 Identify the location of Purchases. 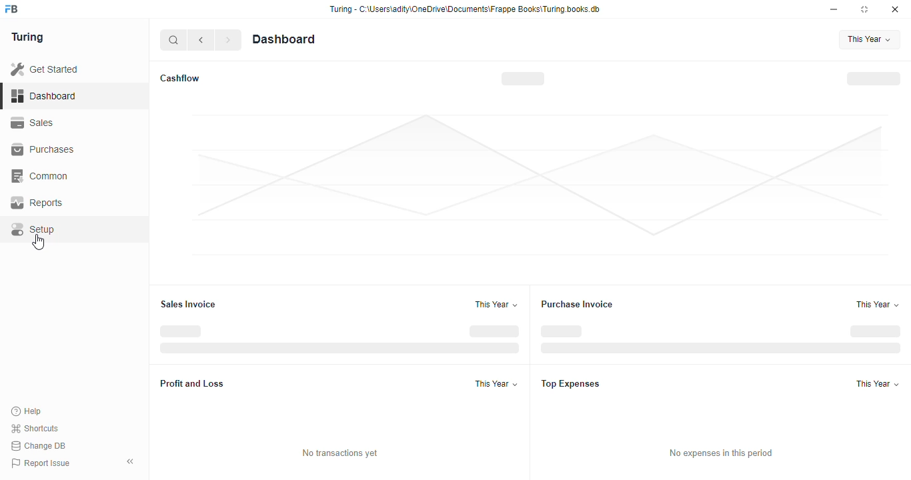
(66, 149).